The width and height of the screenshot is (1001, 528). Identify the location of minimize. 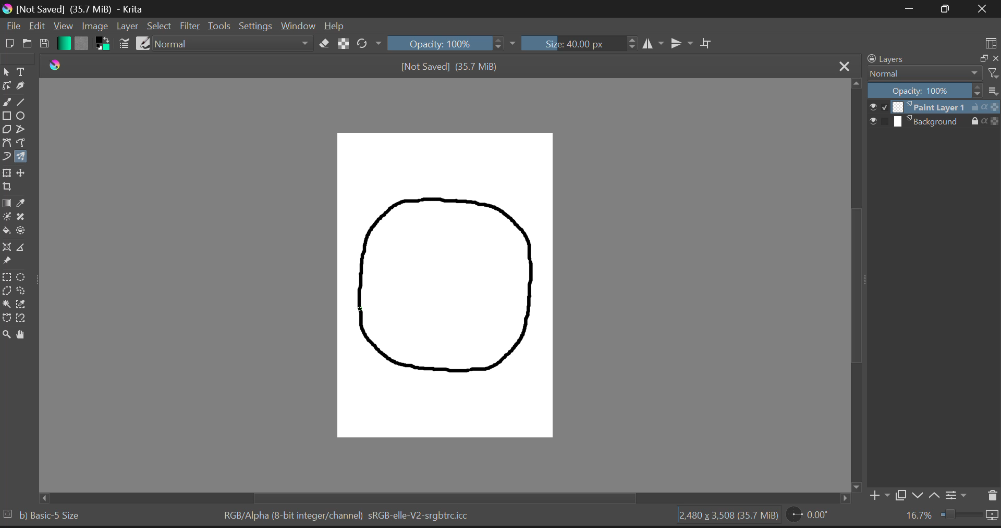
(982, 57).